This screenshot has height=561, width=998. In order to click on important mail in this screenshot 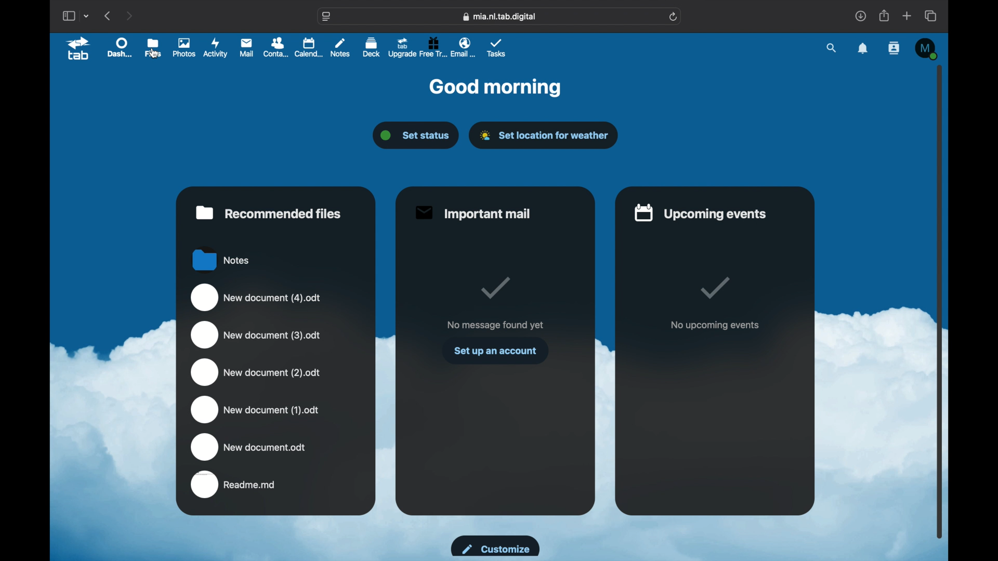, I will do `click(473, 213)`.